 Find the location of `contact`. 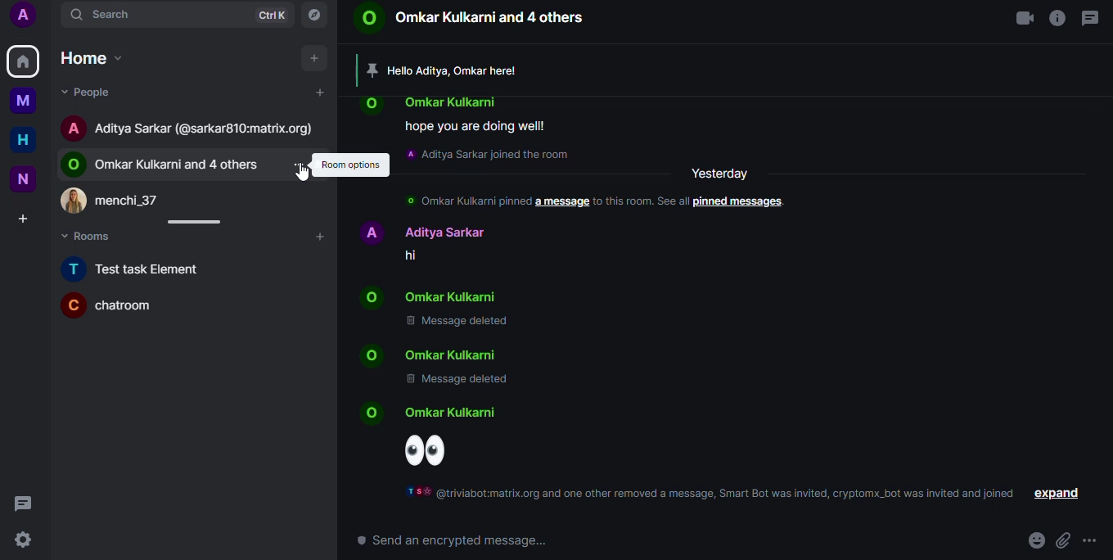

contact is located at coordinates (421, 231).